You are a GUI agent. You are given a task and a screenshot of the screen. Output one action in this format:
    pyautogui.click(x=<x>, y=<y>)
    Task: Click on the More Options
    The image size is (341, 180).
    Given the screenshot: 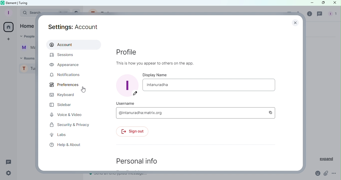 What is the action you would take?
    pyautogui.click(x=335, y=173)
    